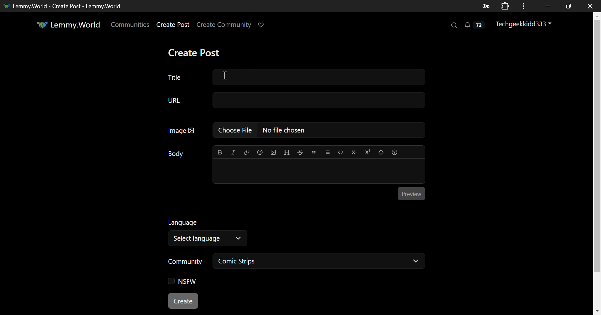  I want to click on Select Language, so click(279, 231).